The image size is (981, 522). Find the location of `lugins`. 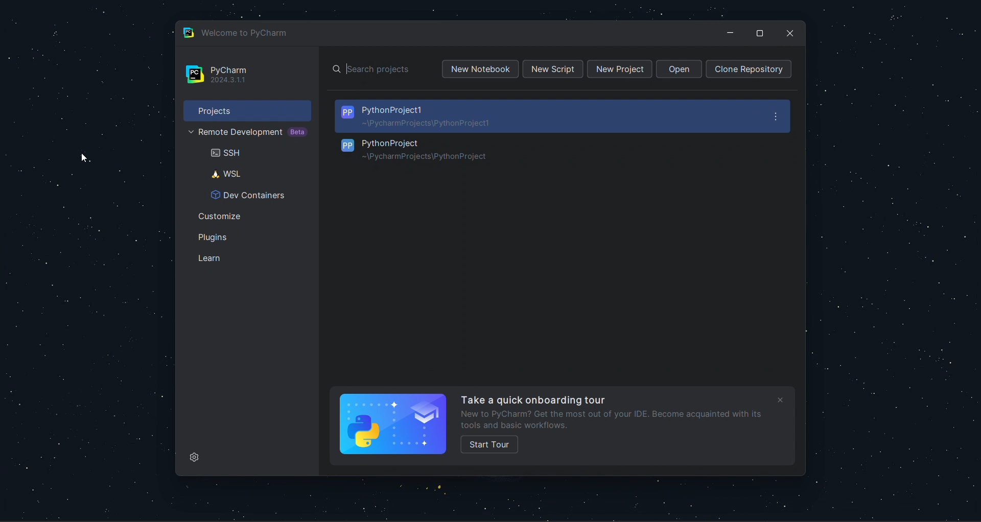

lugins is located at coordinates (246, 239).